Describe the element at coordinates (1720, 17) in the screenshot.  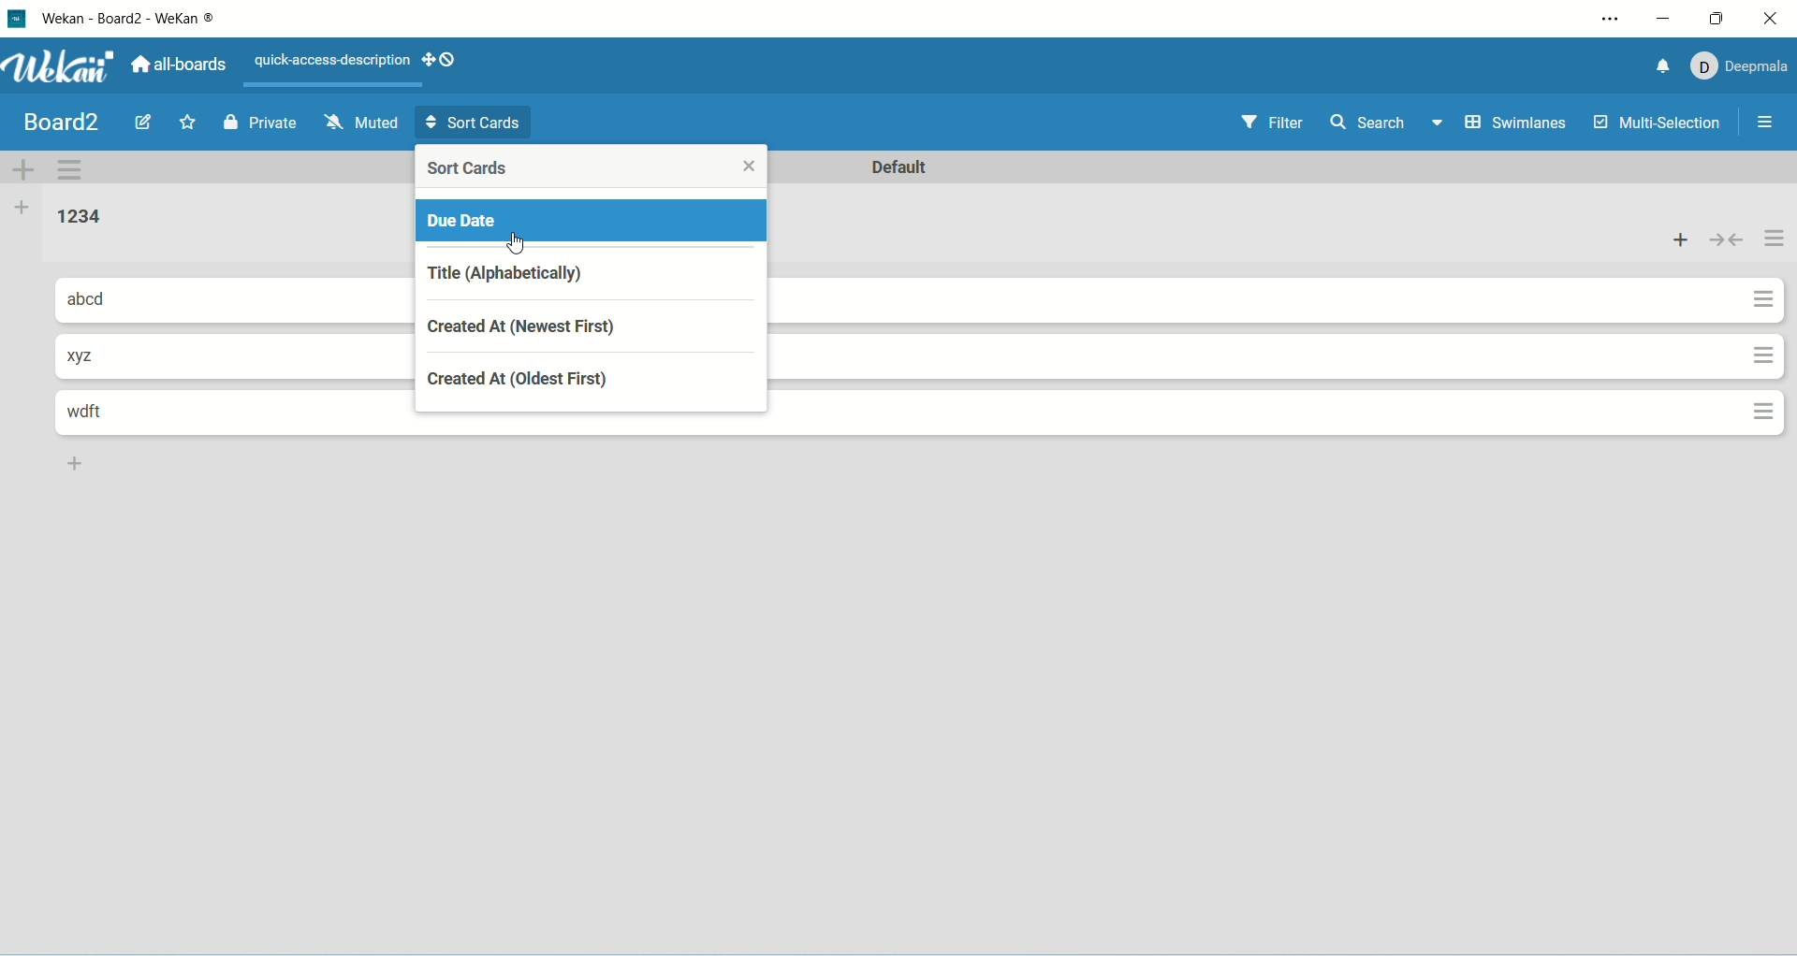
I see `maximize` at that location.